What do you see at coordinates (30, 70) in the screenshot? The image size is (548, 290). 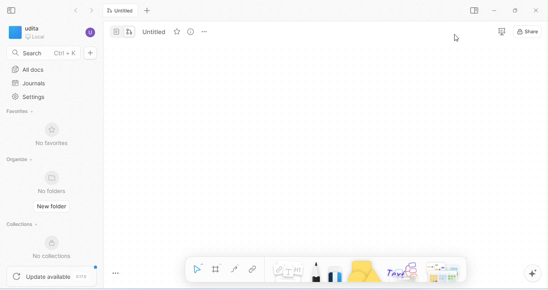 I see `all docs` at bounding box center [30, 70].